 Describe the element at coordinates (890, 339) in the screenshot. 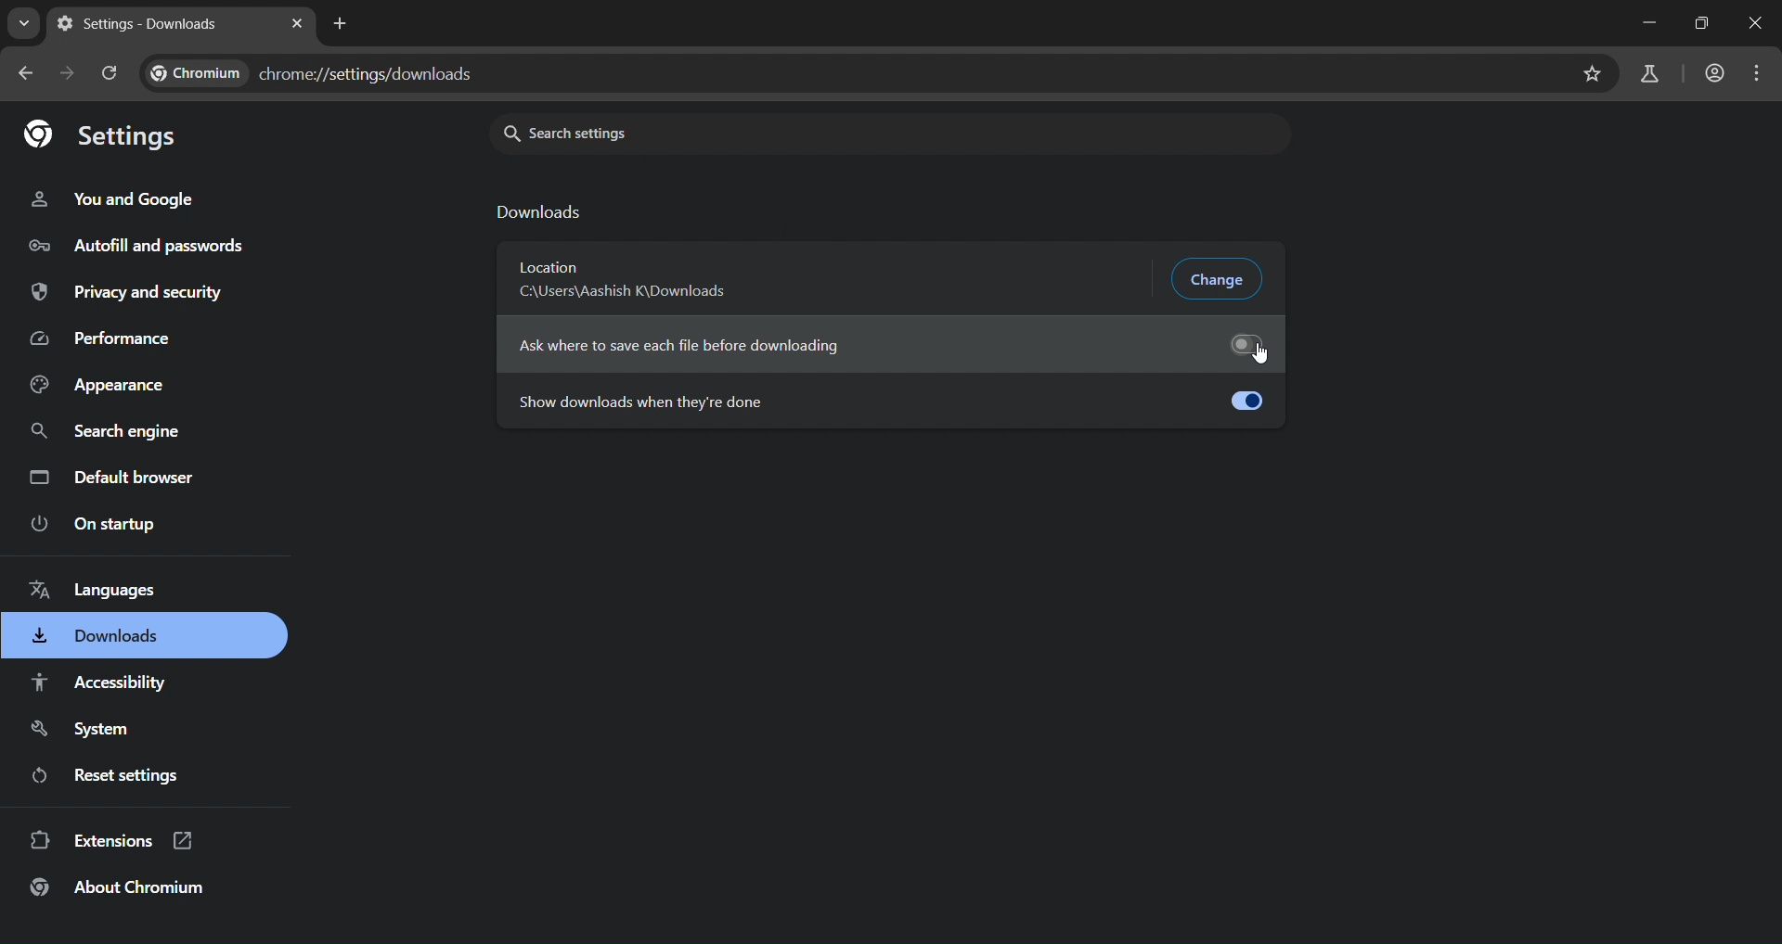

I see `ask where to save each file before downloading` at that location.